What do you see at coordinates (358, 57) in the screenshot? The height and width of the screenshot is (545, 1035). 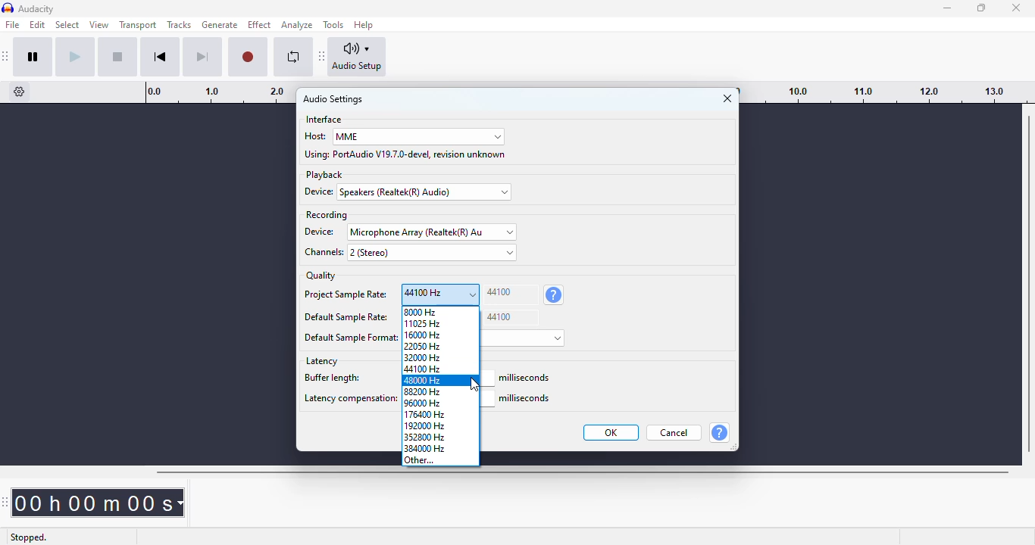 I see `audio setup` at bounding box center [358, 57].